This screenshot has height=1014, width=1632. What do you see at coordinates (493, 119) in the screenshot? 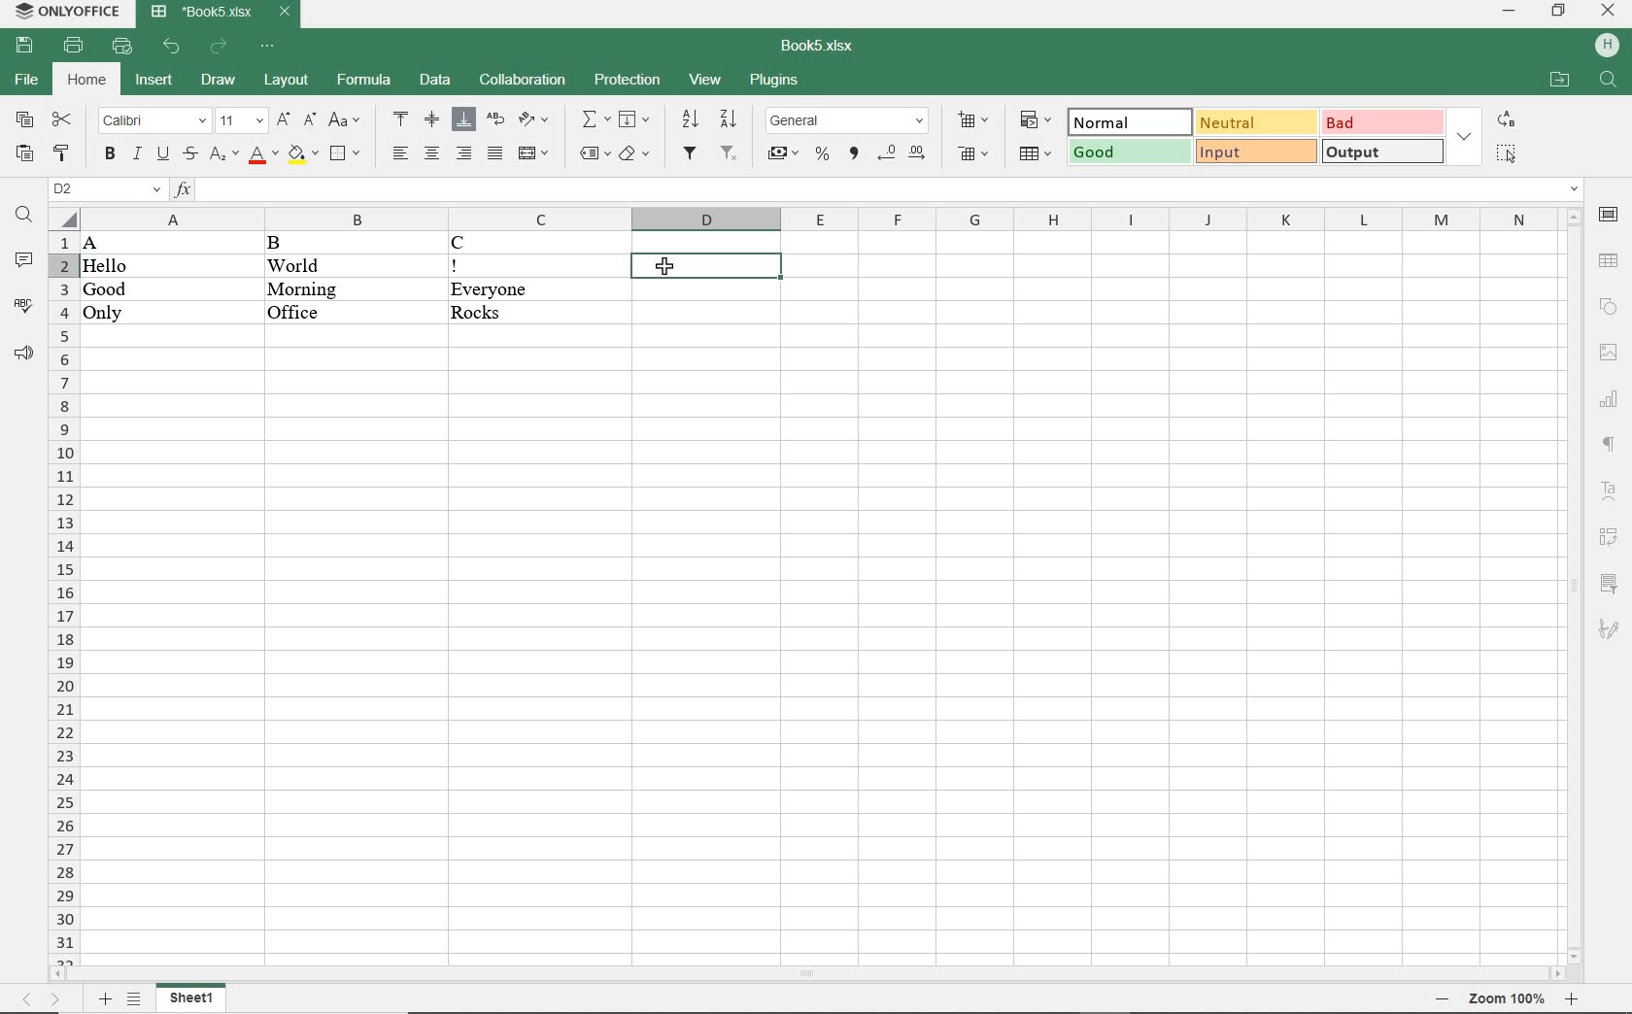
I see `WRAP TEXT` at bounding box center [493, 119].